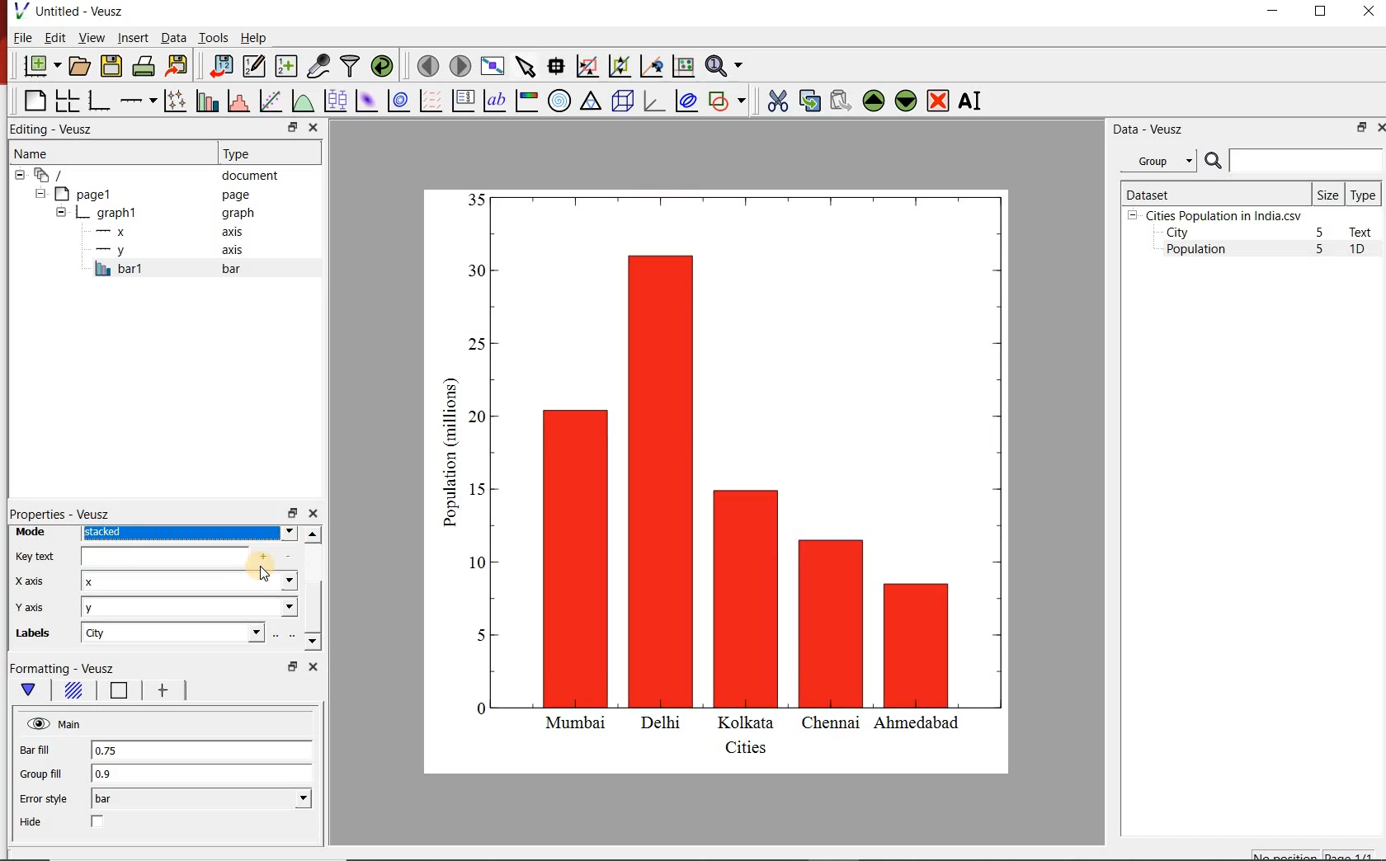 This screenshot has width=1386, height=861. What do you see at coordinates (686, 101) in the screenshot?
I see `plot covariance ellipses` at bounding box center [686, 101].